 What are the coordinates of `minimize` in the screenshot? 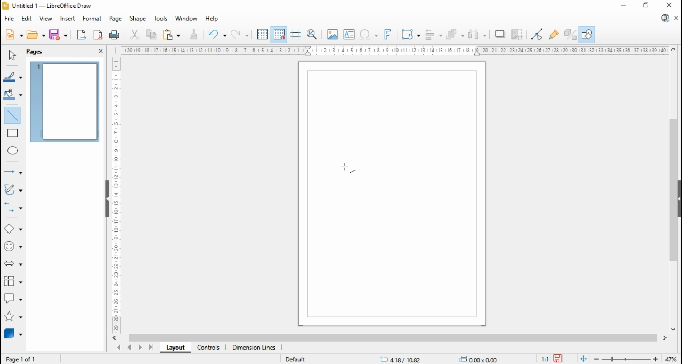 It's located at (624, 6).